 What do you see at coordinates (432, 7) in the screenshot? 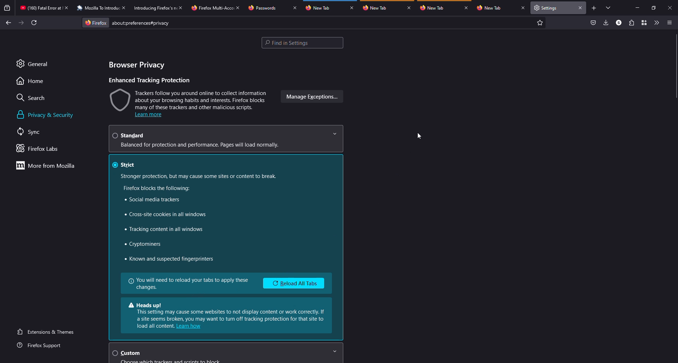
I see `tab` at bounding box center [432, 7].